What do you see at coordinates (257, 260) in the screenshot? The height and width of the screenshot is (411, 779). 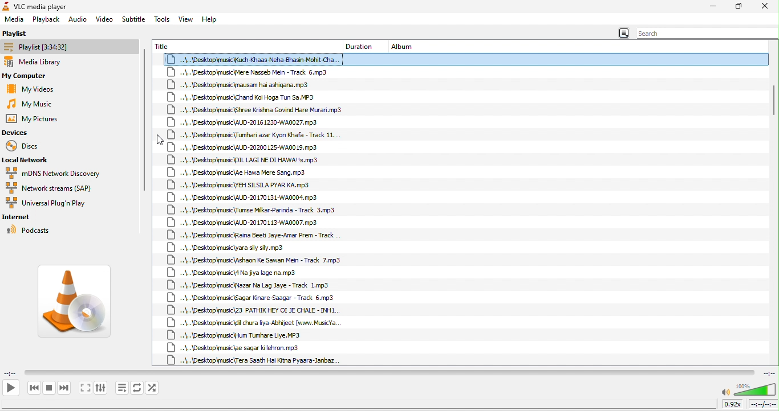 I see `..\..\Desktop\music\Ashaon Ke Sawan Mein - Track 7.mp3` at bounding box center [257, 260].